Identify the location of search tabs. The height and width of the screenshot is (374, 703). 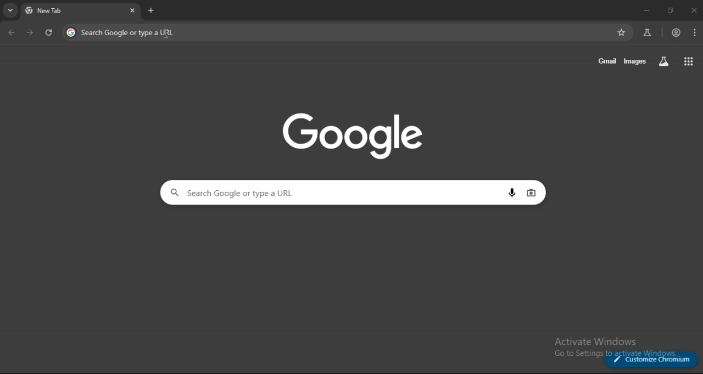
(11, 10).